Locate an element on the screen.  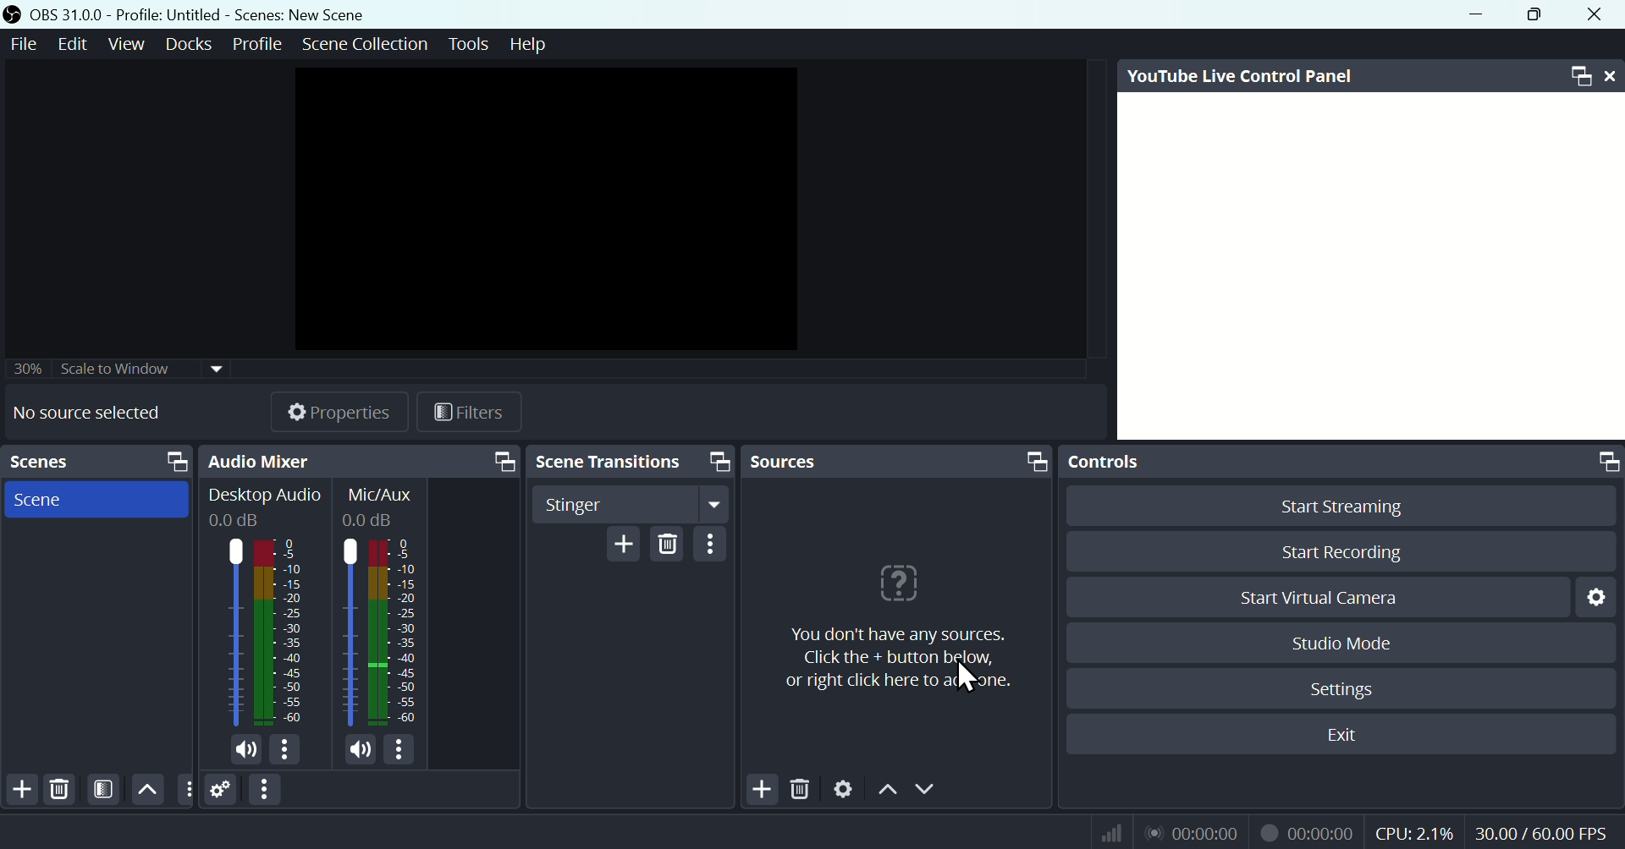
File is located at coordinates (25, 44).